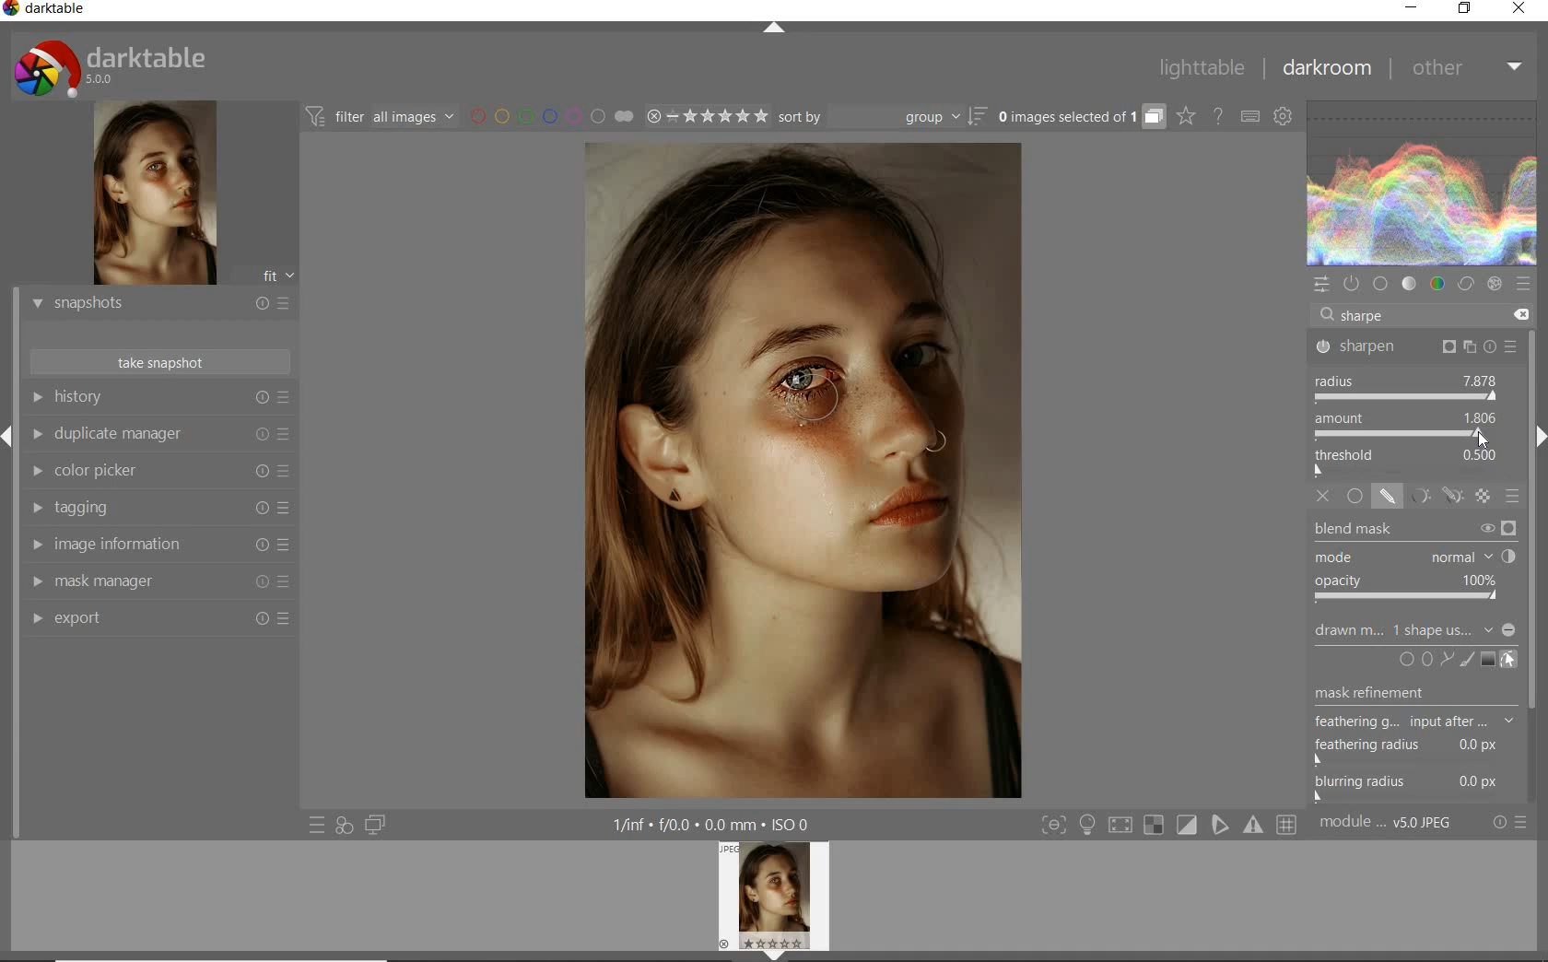 Image resolution: width=1548 pixels, height=962 pixels. What do you see at coordinates (1537, 565) in the screenshot?
I see `scrollbar` at bounding box center [1537, 565].